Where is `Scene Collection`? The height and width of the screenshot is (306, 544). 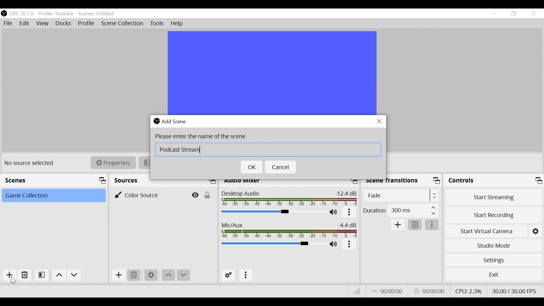
Scene Collection is located at coordinates (123, 24).